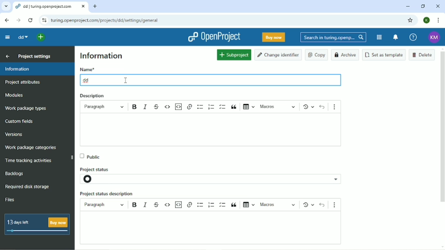  Describe the element at coordinates (234, 55) in the screenshot. I see `Subproject` at that location.